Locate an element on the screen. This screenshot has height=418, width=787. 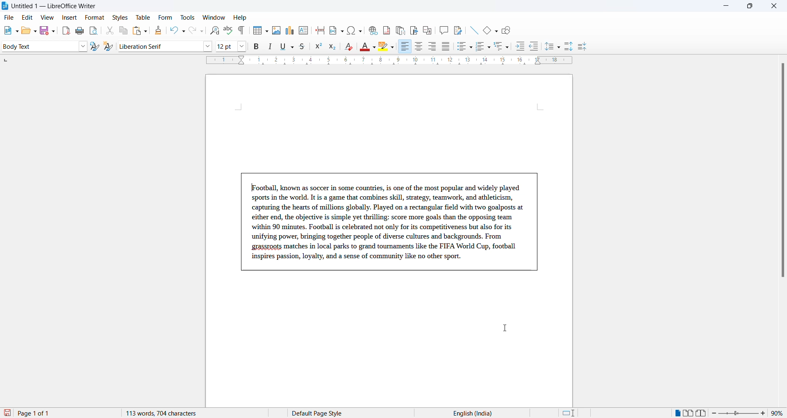
total page and current page is located at coordinates (41, 413).